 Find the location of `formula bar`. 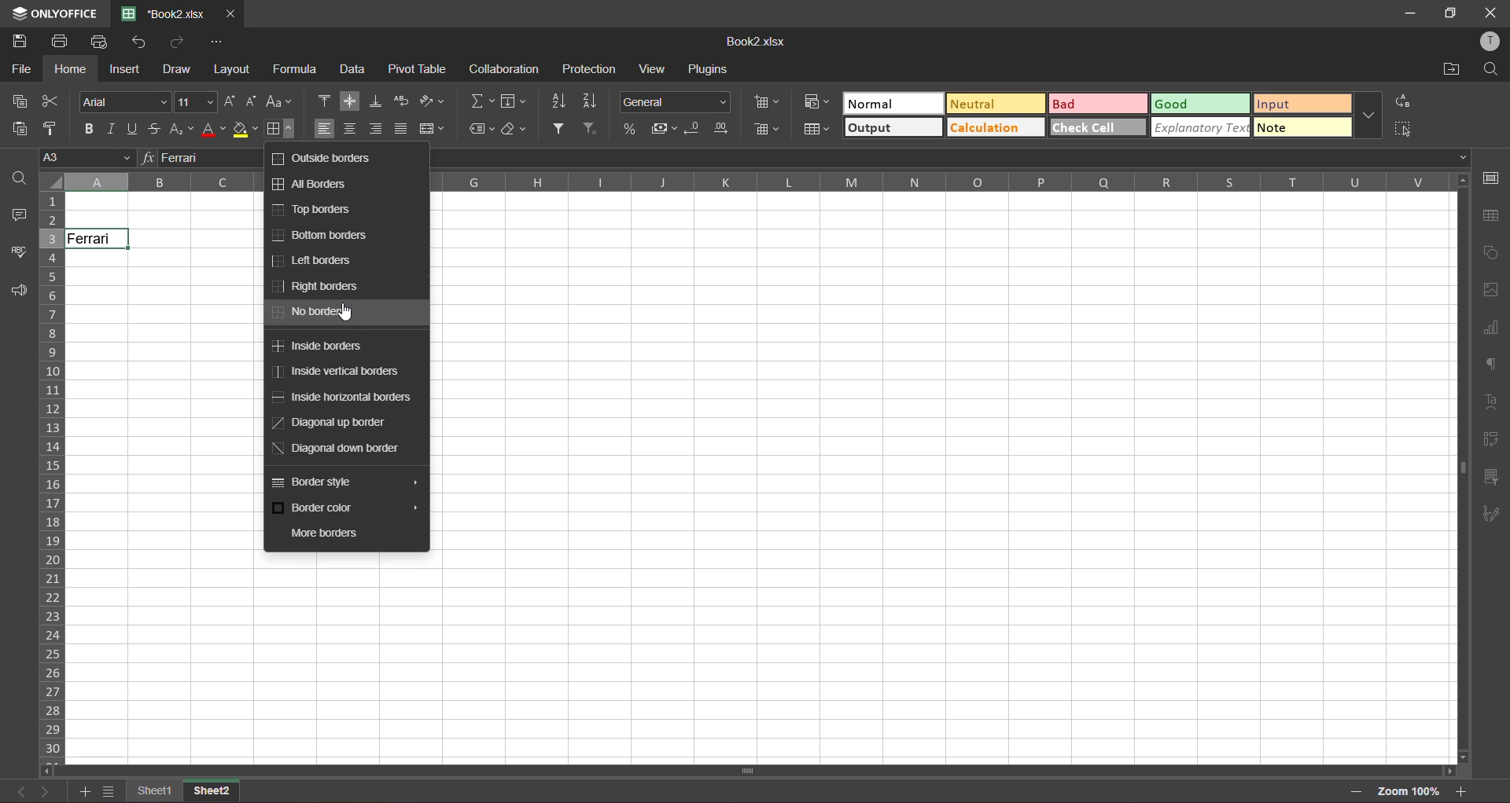

formula bar is located at coordinates (944, 159).